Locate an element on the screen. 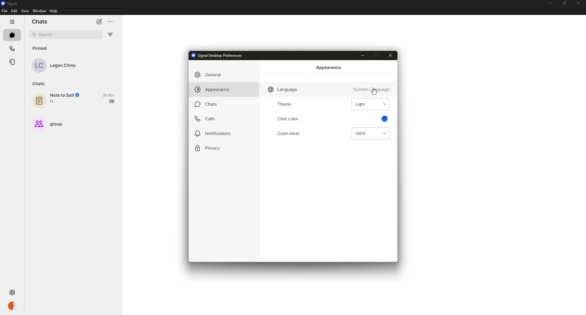 This screenshot has width=586, height=315. light is located at coordinates (361, 104).